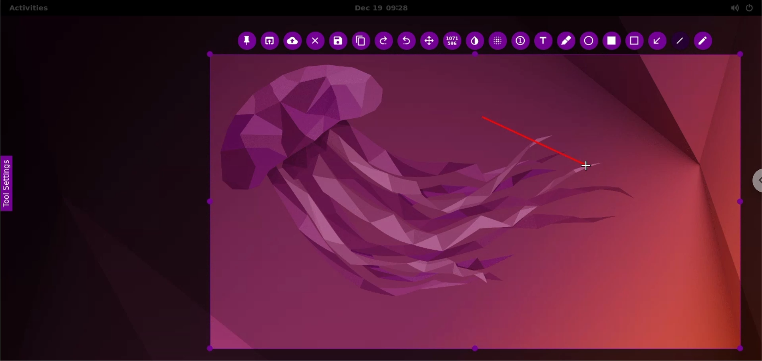  What do you see at coordinates (408, 41) in the screenshot?
I see `undo` at bounding box center [408, 41].